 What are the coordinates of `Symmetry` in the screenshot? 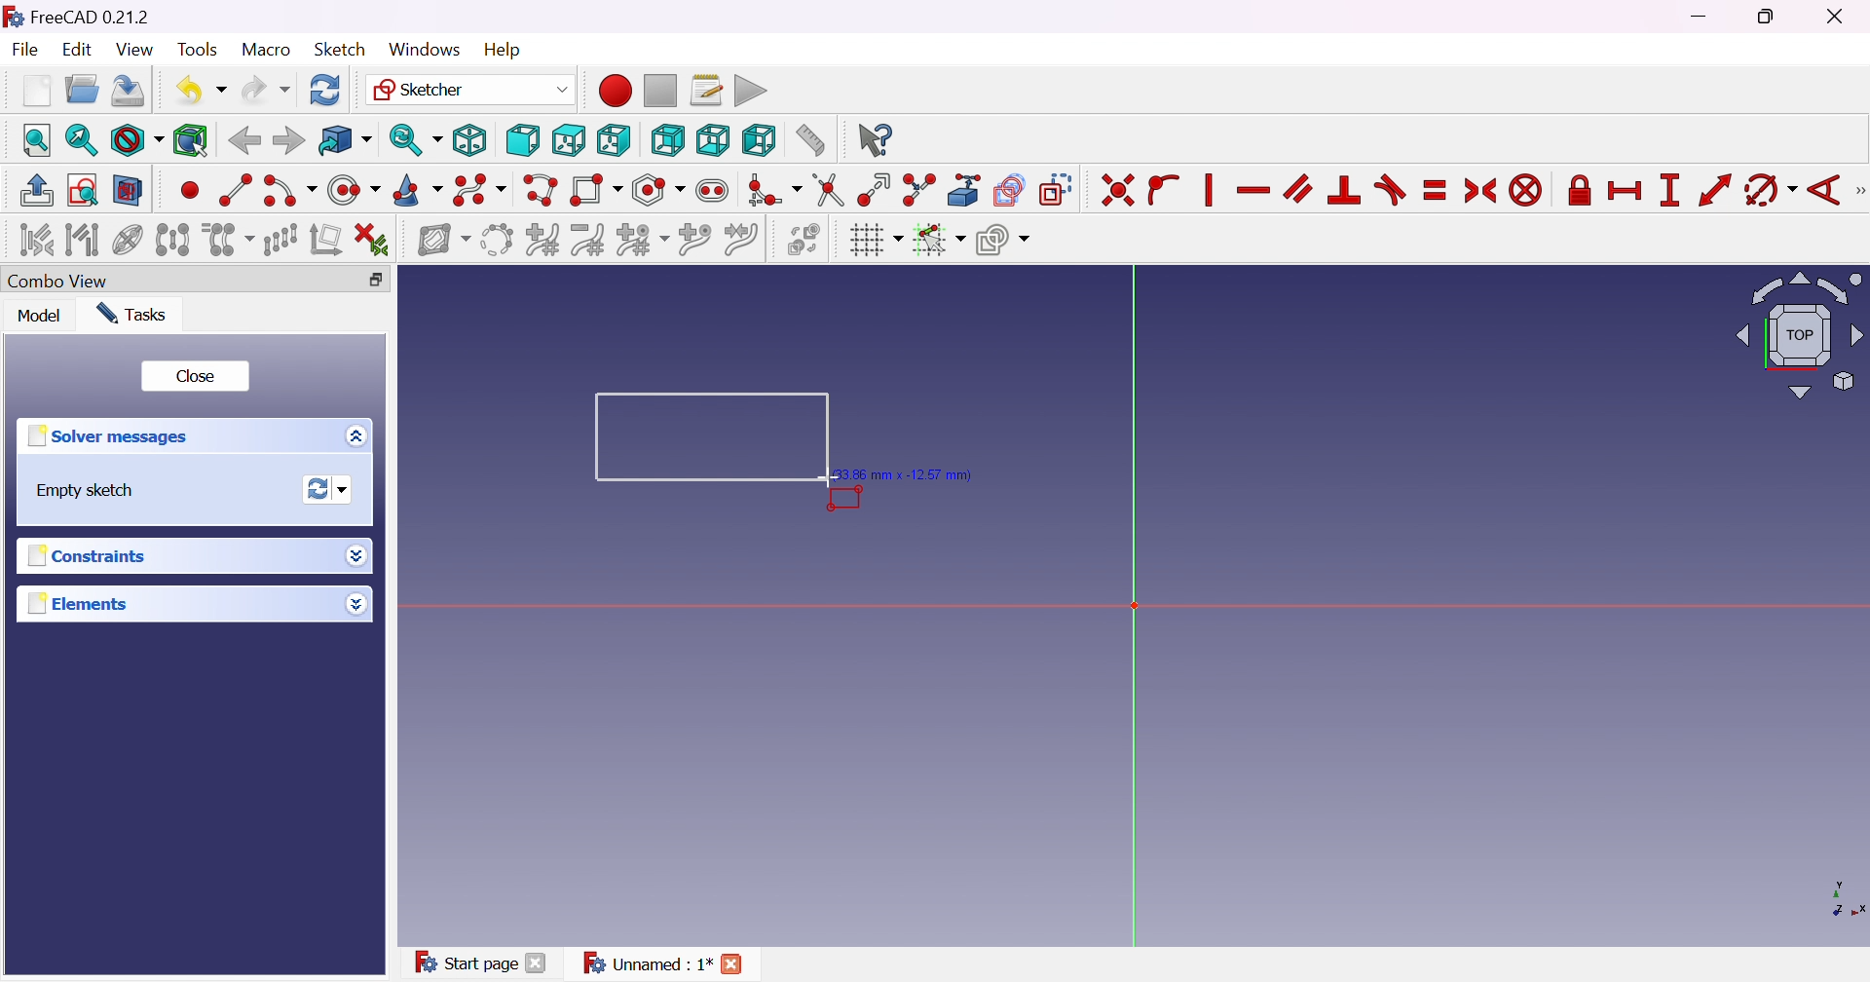 It's located at (172, 239).